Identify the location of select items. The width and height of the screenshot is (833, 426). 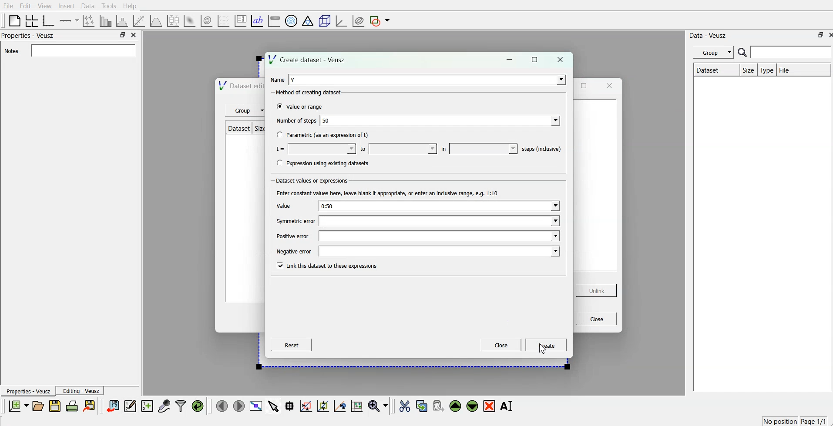
(273, 407).